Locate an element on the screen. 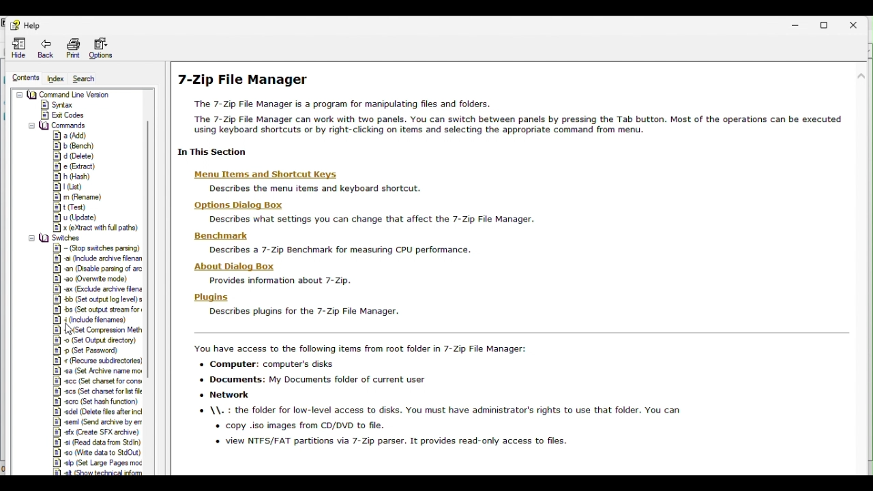 This screenshot has height=491, width=873. Include archive file name is located at coordinates (100, 258).